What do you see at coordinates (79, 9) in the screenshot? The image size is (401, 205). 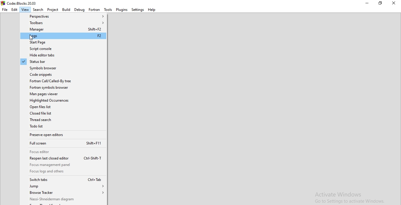 I see `Debug ` at bounding box center [79, 9].